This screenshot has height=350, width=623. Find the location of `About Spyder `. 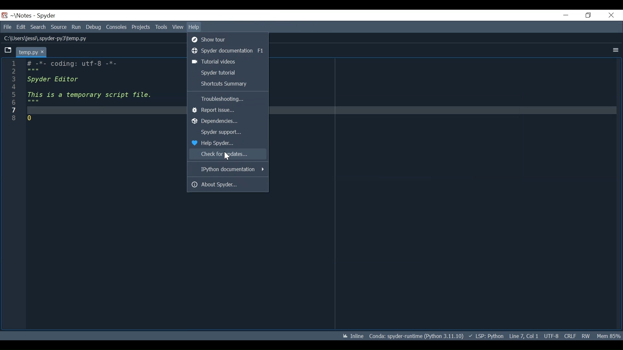

About Spyder  is located at coordinates (227, 185).